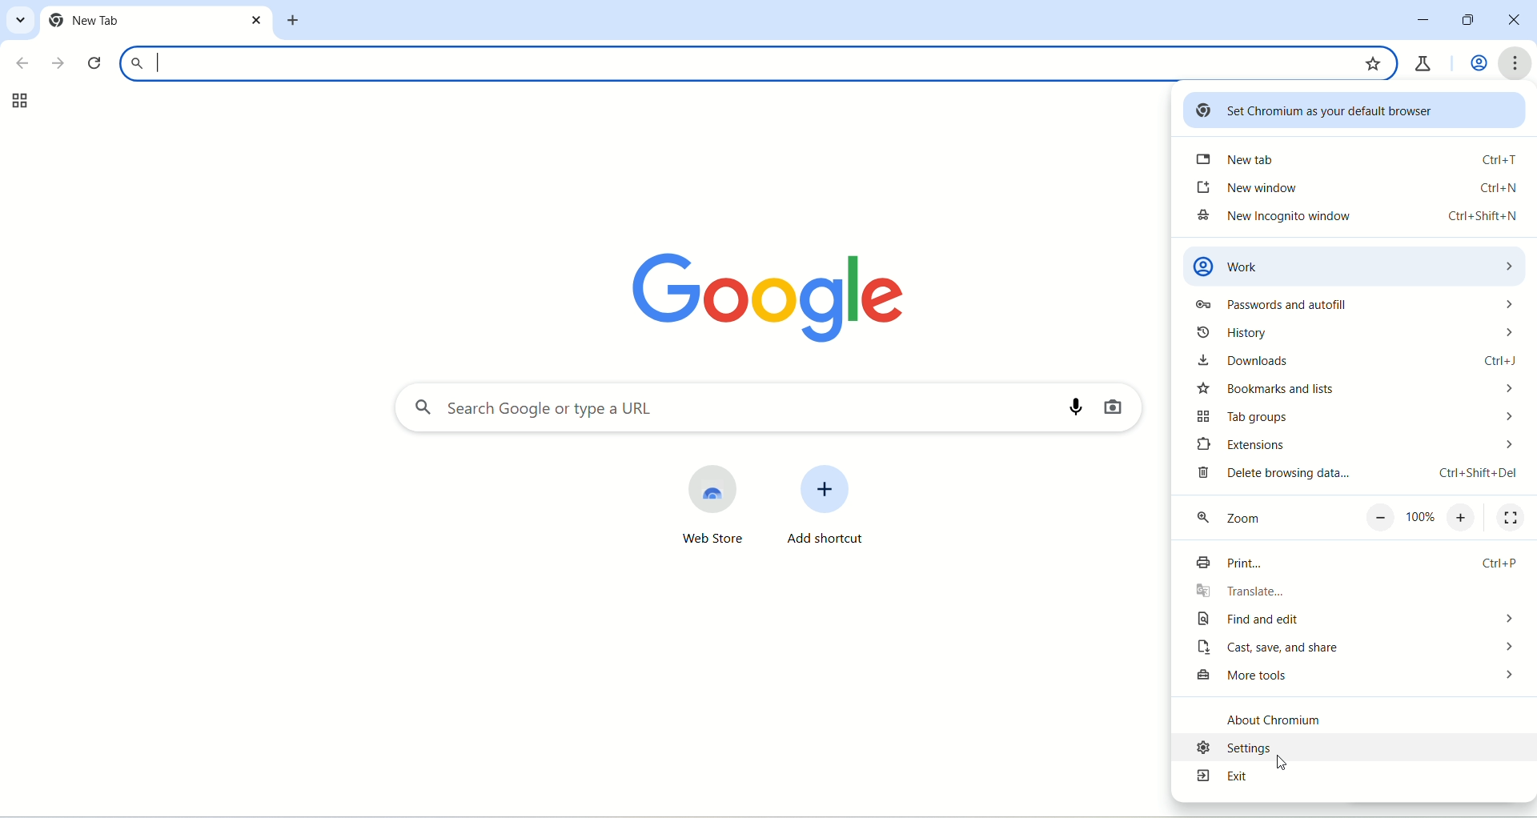 The image size is (1537, 818). I want to click on settings, so click(1352, 747).